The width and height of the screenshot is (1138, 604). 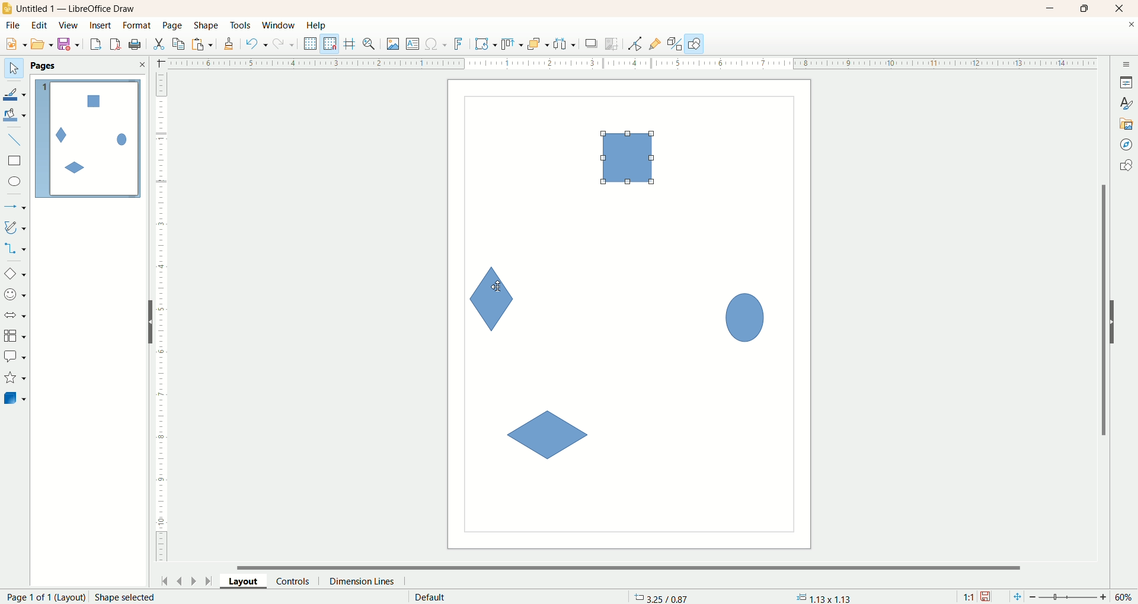 I want to click on print, so click(x=117, y=44).